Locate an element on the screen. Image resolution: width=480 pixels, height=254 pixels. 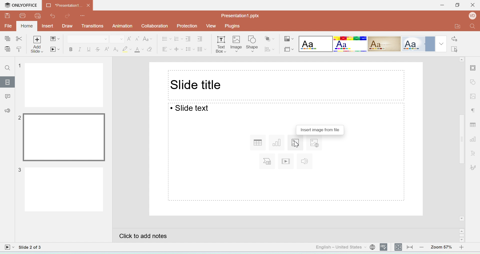
Add slide is located at coordinates (38, 45).